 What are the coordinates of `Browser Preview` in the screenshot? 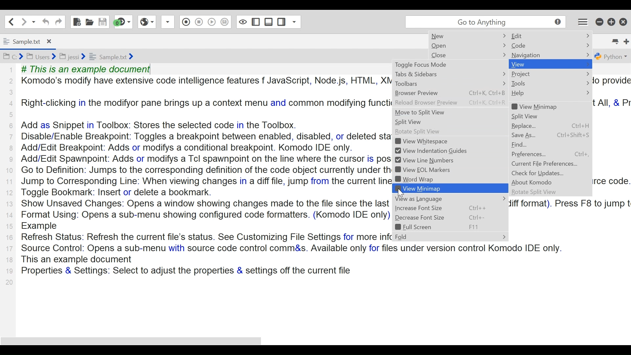 It's located at (450, 93).